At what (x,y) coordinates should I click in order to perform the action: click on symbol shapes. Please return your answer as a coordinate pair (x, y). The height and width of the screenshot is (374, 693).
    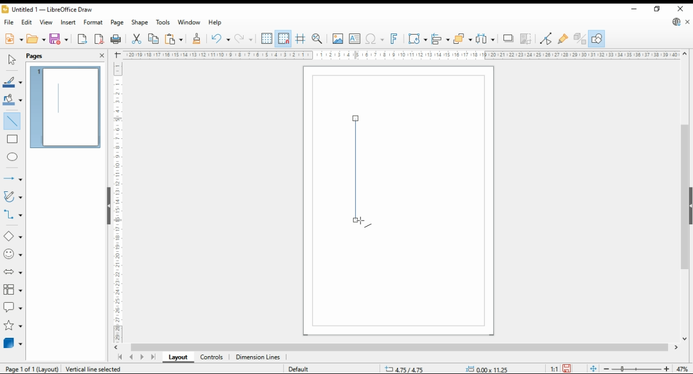
    Looking at the image, I should click on (12, 255).